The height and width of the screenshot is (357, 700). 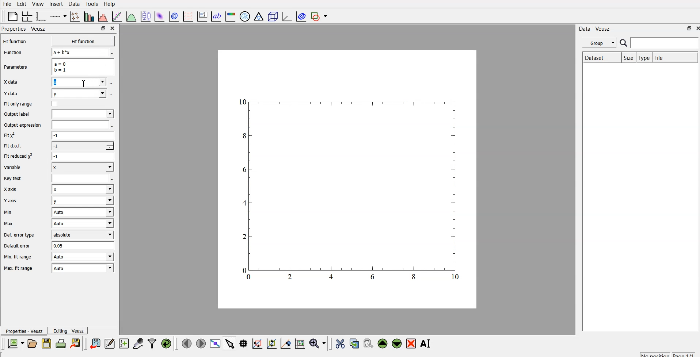 What do you see at coordinates (83, 257) in the screenshot?
I see `| Auto` at bounding box center [83, 257].